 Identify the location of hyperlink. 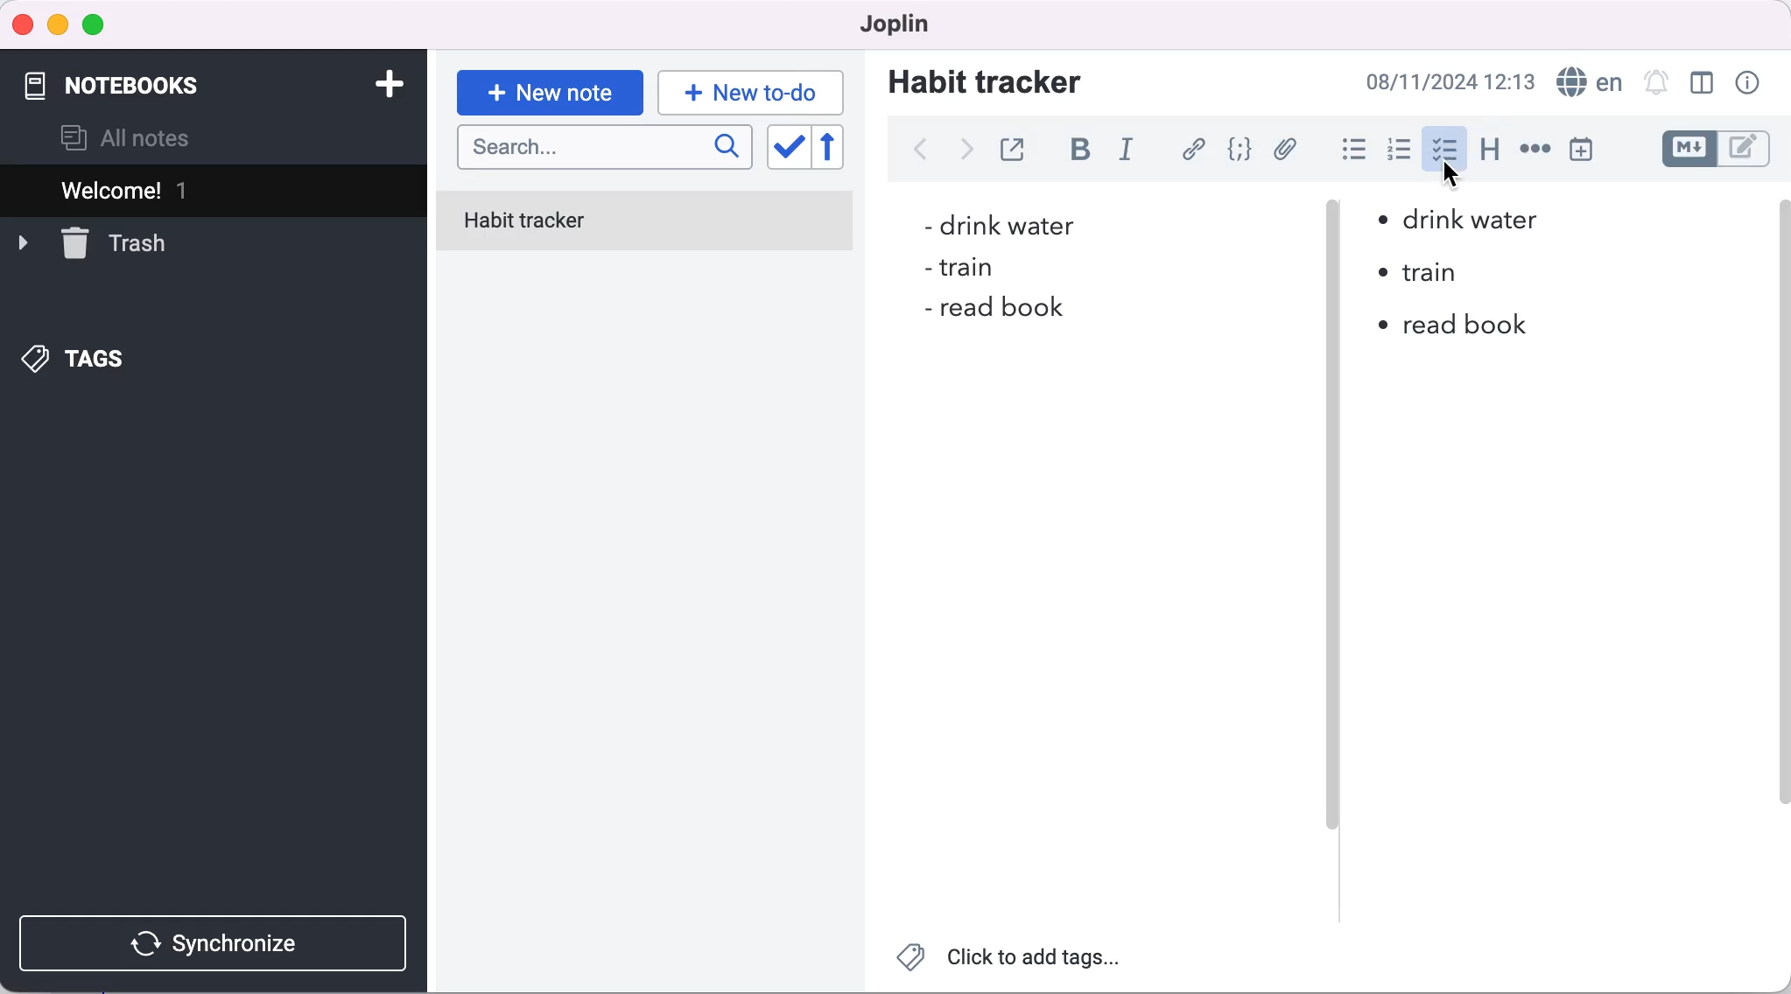
(1196, 149).